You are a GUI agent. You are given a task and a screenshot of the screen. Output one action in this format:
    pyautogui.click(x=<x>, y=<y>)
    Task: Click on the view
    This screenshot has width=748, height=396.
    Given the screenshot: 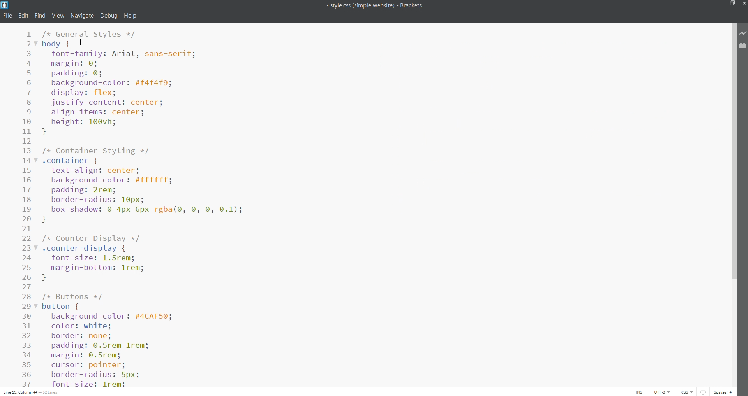 What is the action you would take?
    pyautogui.click(x=56, y=15)
    